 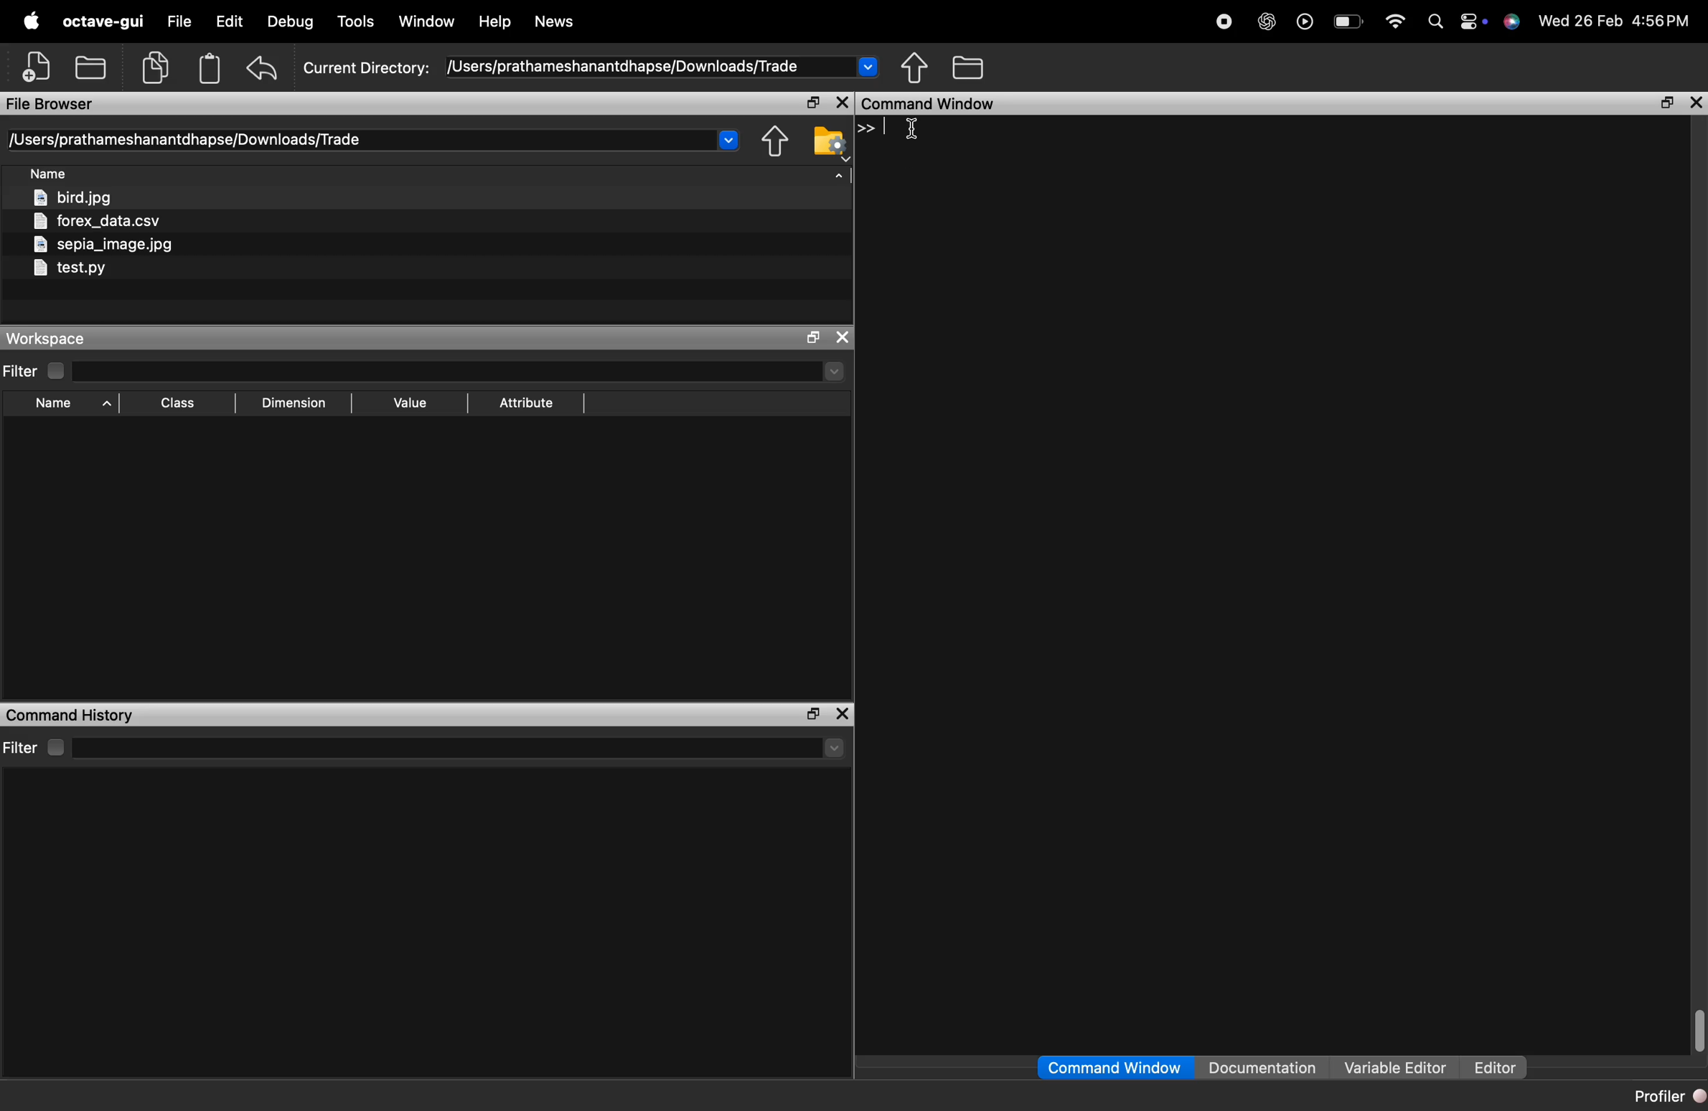 What do you see at coordinates (842, 338) in the screenshot?
I see `close` at bounding box center [842, 338].